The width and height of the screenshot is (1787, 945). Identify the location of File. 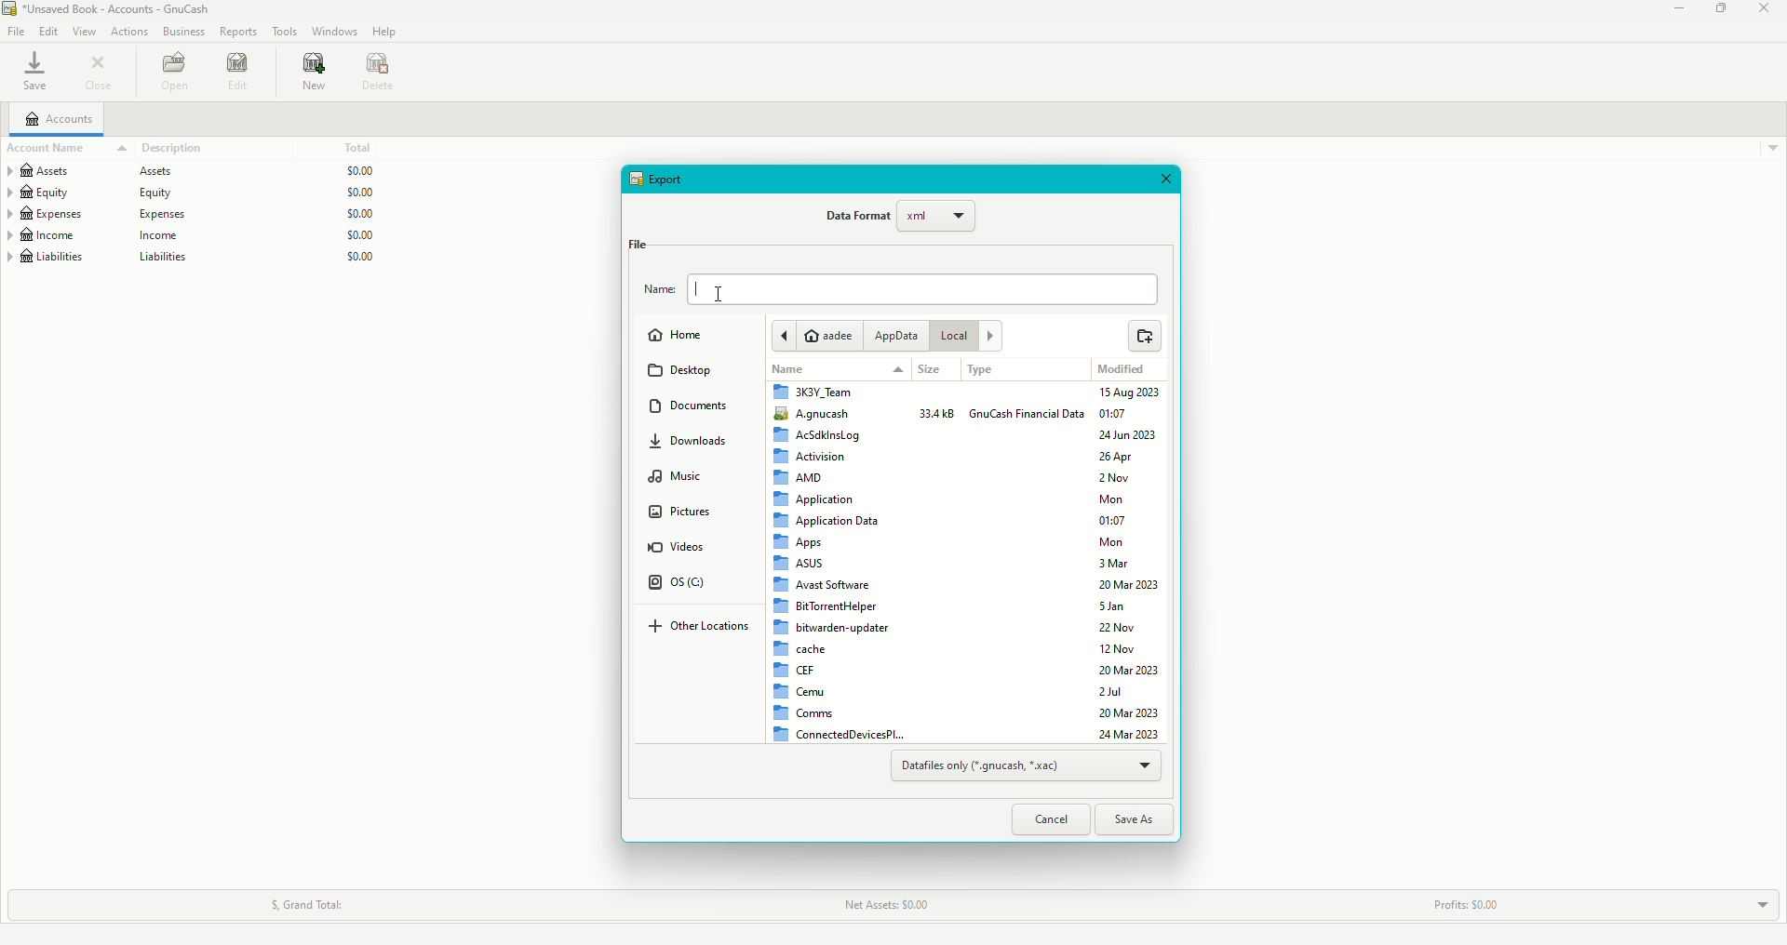
(16, 33).